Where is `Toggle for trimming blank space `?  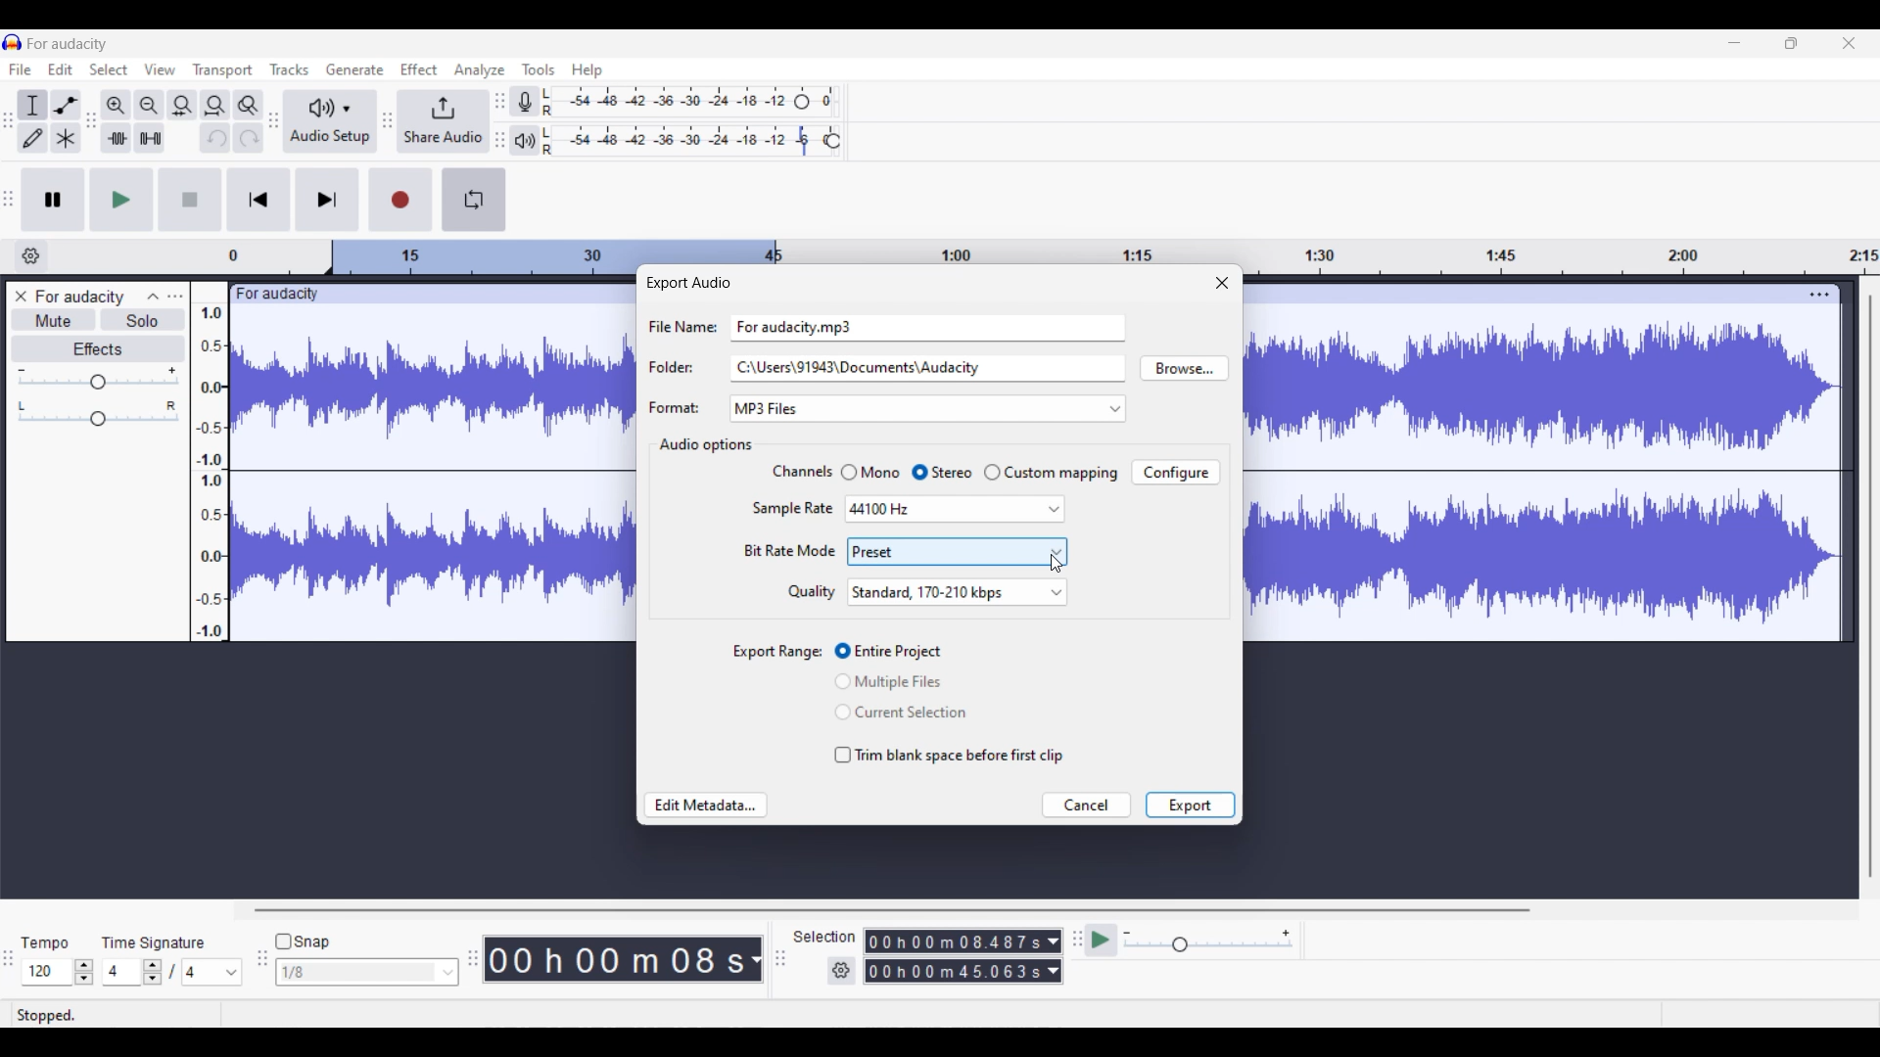 Toggle for trimming blank space  is located at coordinates (950, 756).